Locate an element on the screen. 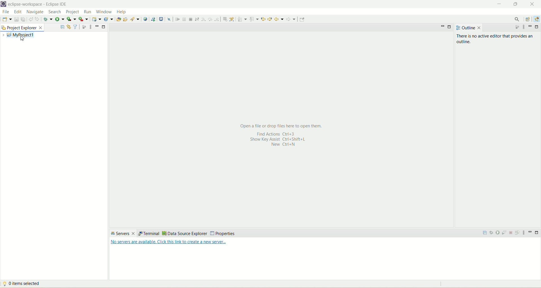 Image resolution: width=541 pixels, height=288 pixels. link with editor is located at coordinates (69, 26).